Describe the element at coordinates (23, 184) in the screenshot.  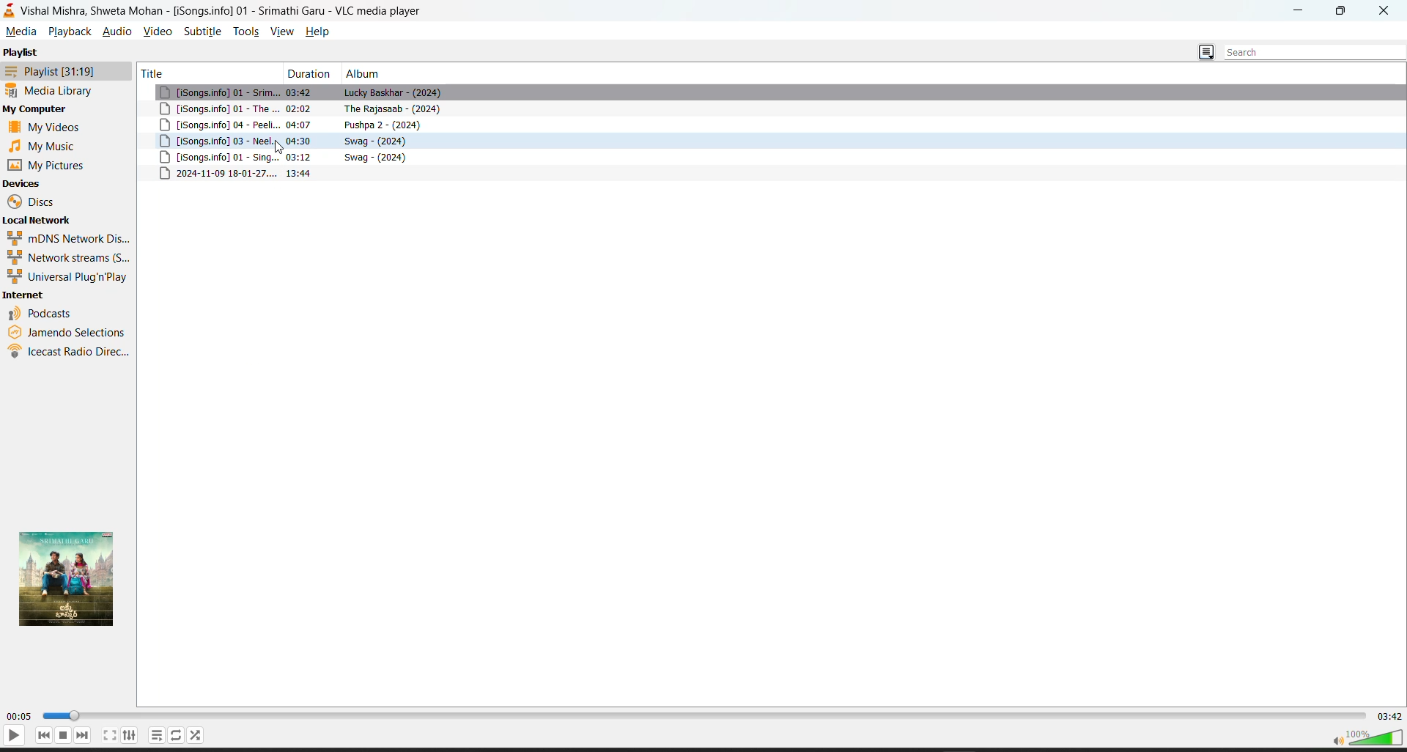
I see `devices` at that location.